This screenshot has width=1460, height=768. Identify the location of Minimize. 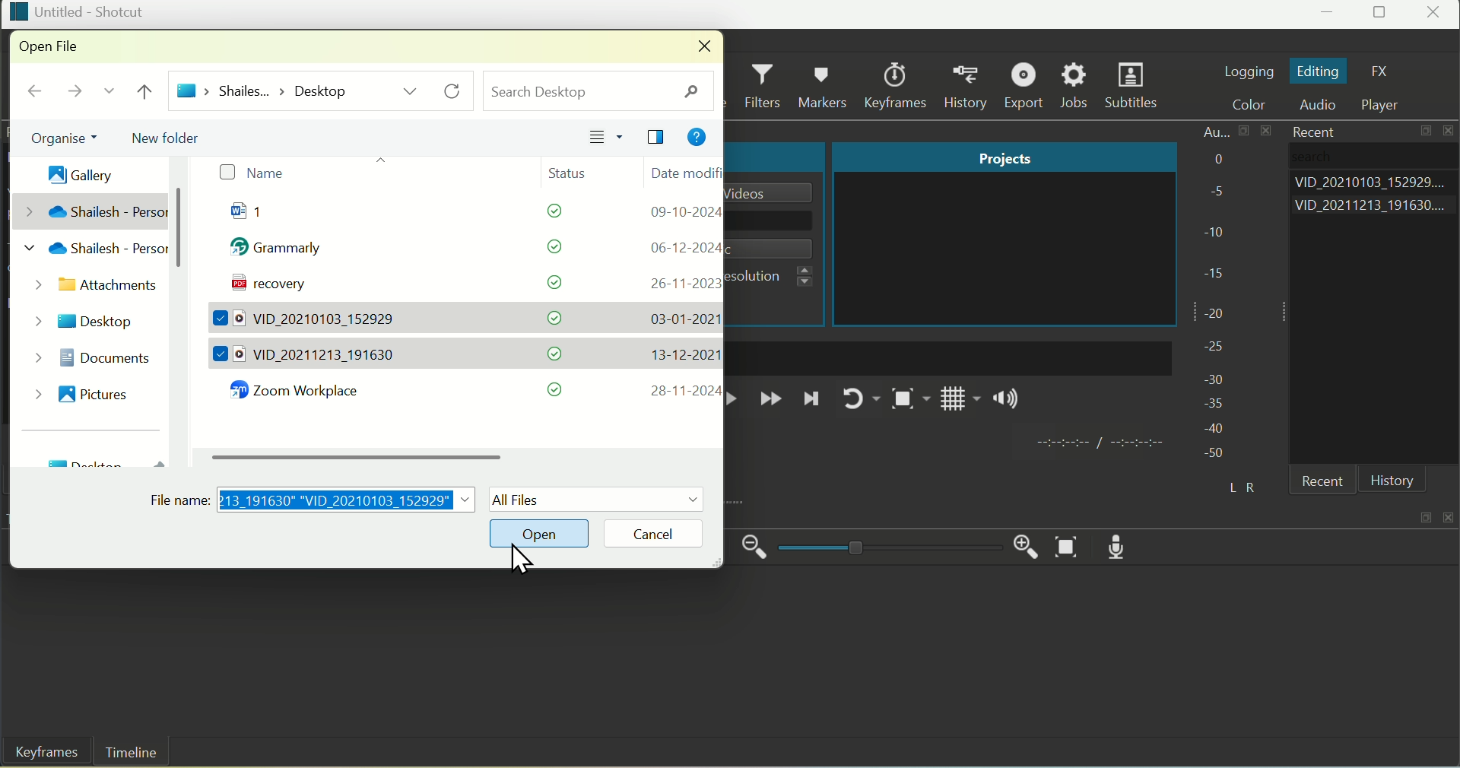
(1329, 15).